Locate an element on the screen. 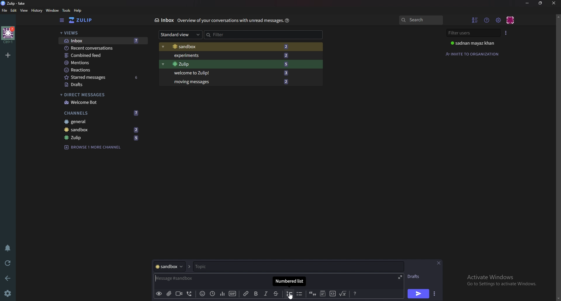 The height and width of the screenshot is (301, 561). Math is located at coordinates (343, 293).